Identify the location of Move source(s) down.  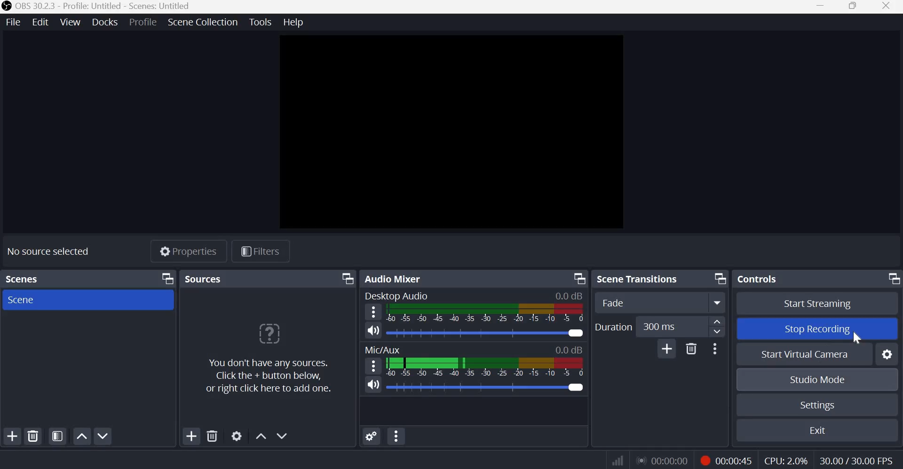
(282, 436).